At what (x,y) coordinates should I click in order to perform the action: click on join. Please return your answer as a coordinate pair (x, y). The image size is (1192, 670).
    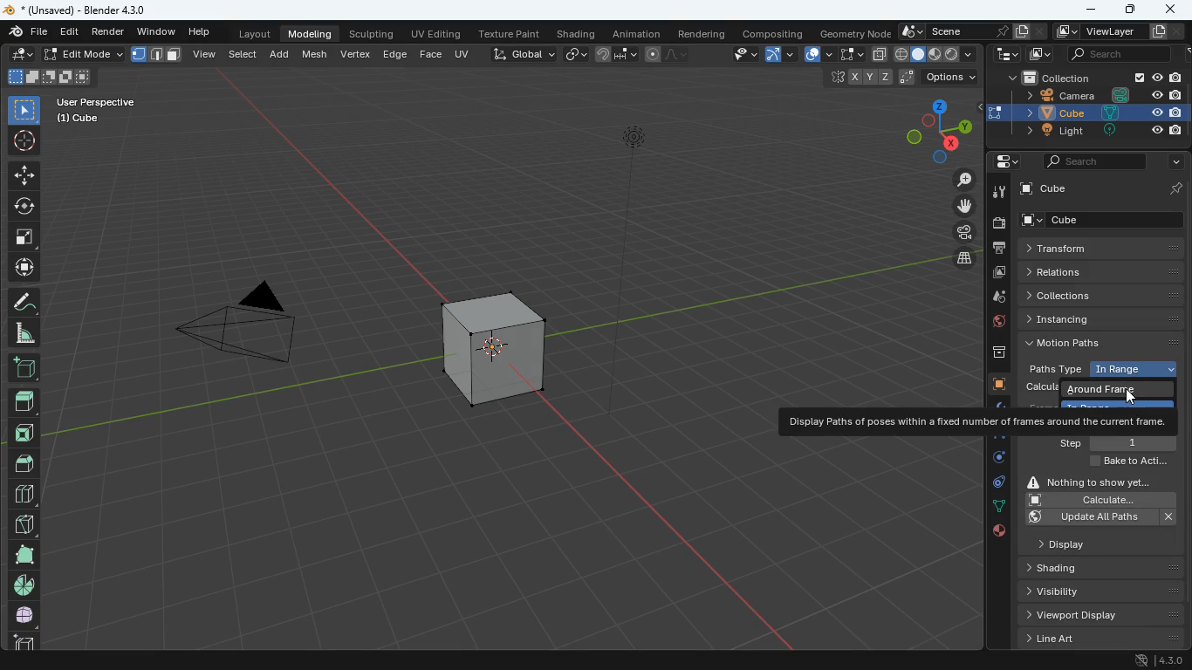
    Looking at the image, I should click on (617, 55).